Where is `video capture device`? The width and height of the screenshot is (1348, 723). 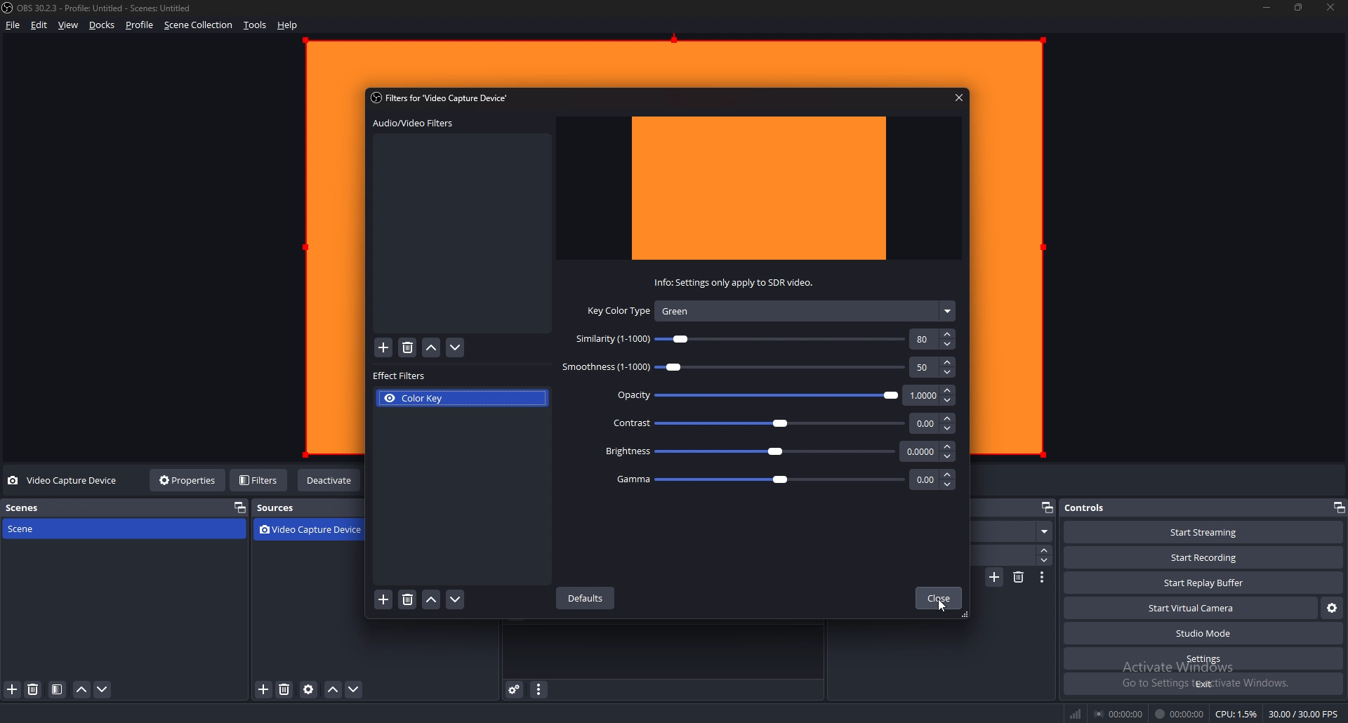 video capture device is located at coordinates (65, 481).